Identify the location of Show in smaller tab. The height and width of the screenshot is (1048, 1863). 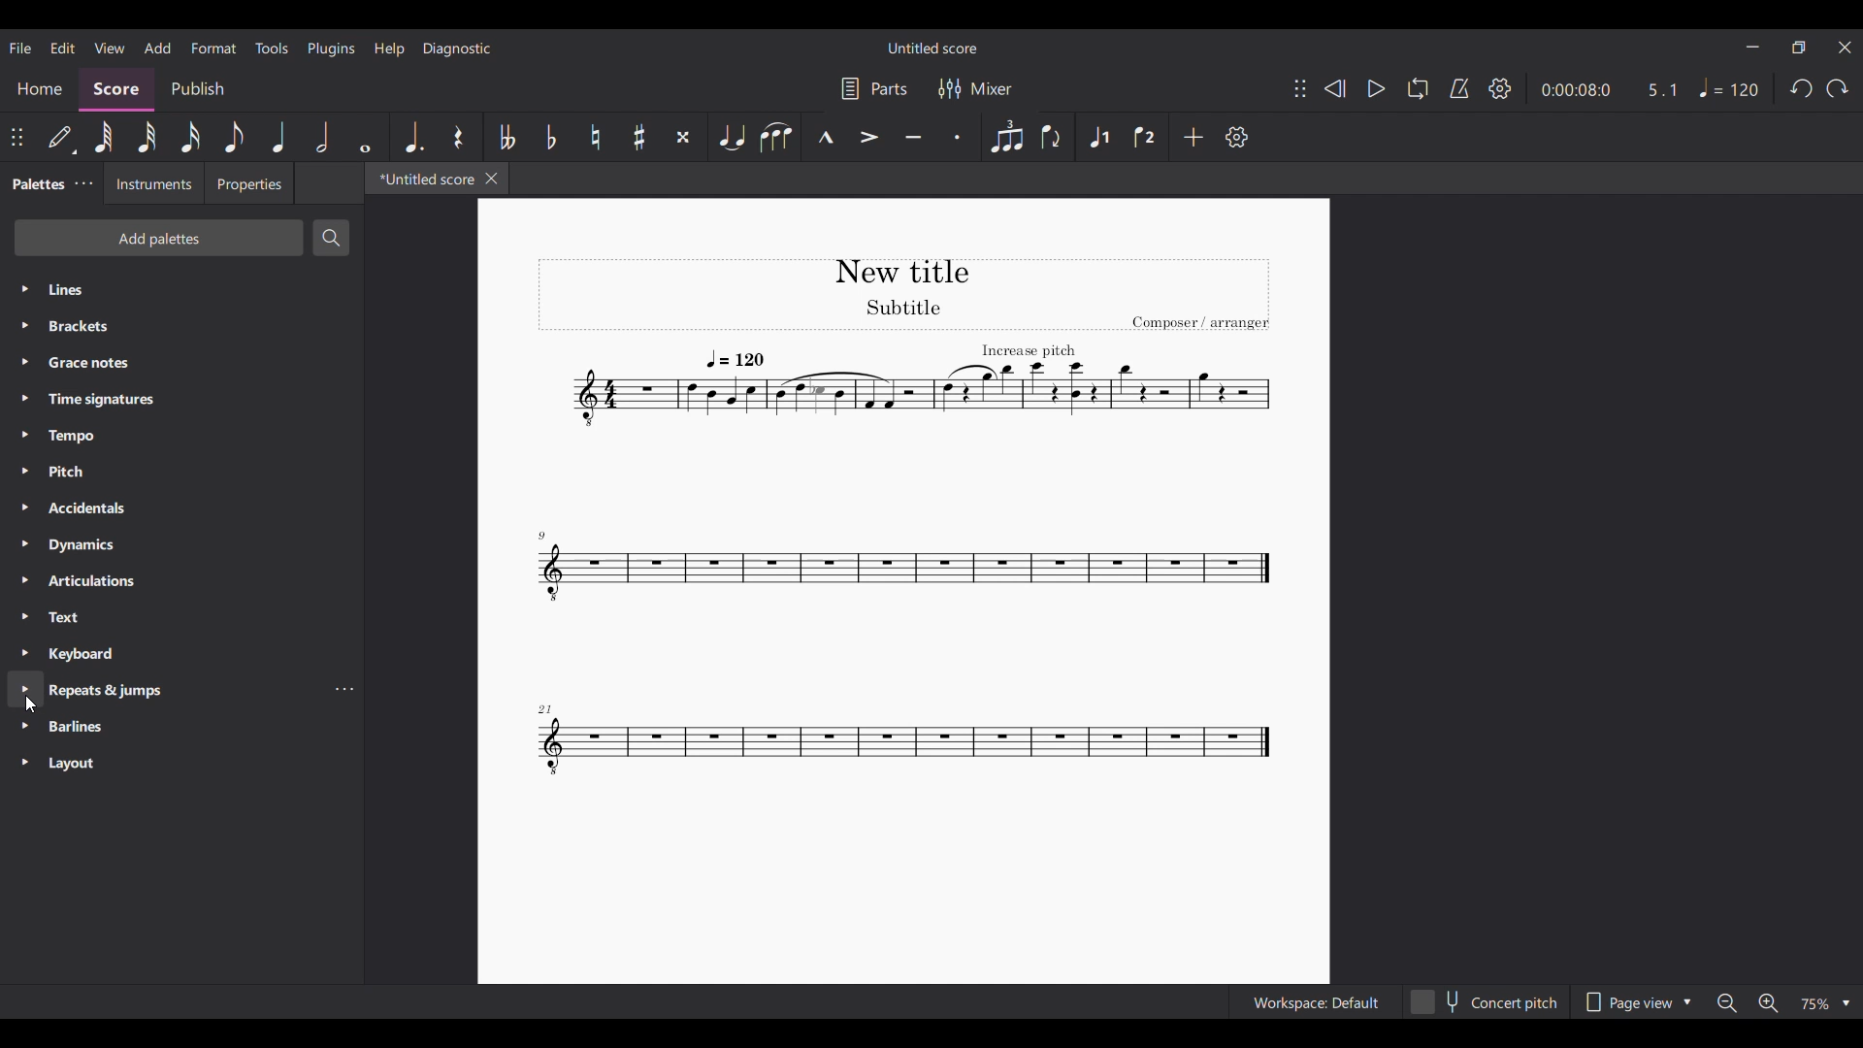
(1798, 48).